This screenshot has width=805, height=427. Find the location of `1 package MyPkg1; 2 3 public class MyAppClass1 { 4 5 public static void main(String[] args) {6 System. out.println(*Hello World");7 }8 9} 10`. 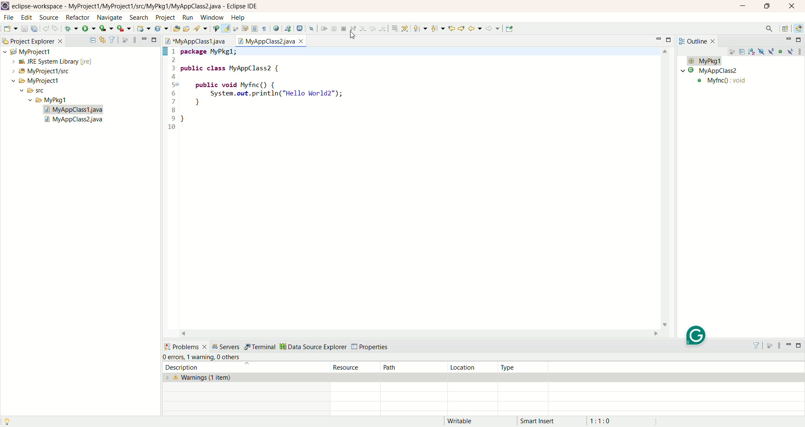

1 package MyPkg1; 2 3 public class MyAppClass1 { 4 5 public static void main(String[] args) {6 System. out.println(*Hello World");7 }8 9} 10 is located at coordinates (280, 94).